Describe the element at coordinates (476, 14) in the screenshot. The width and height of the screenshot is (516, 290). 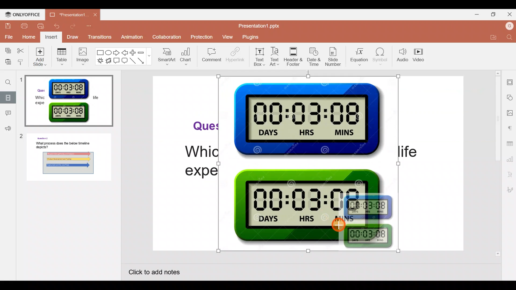
I see `Minimize` at that location.